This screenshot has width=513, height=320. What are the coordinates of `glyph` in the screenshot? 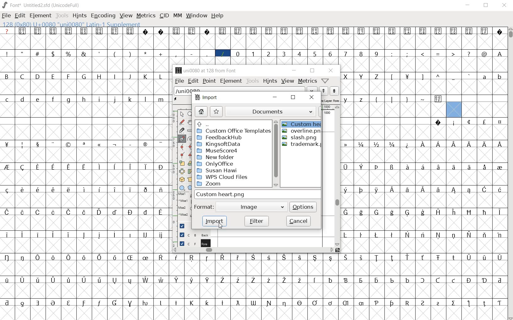 It's located at (484, 258).